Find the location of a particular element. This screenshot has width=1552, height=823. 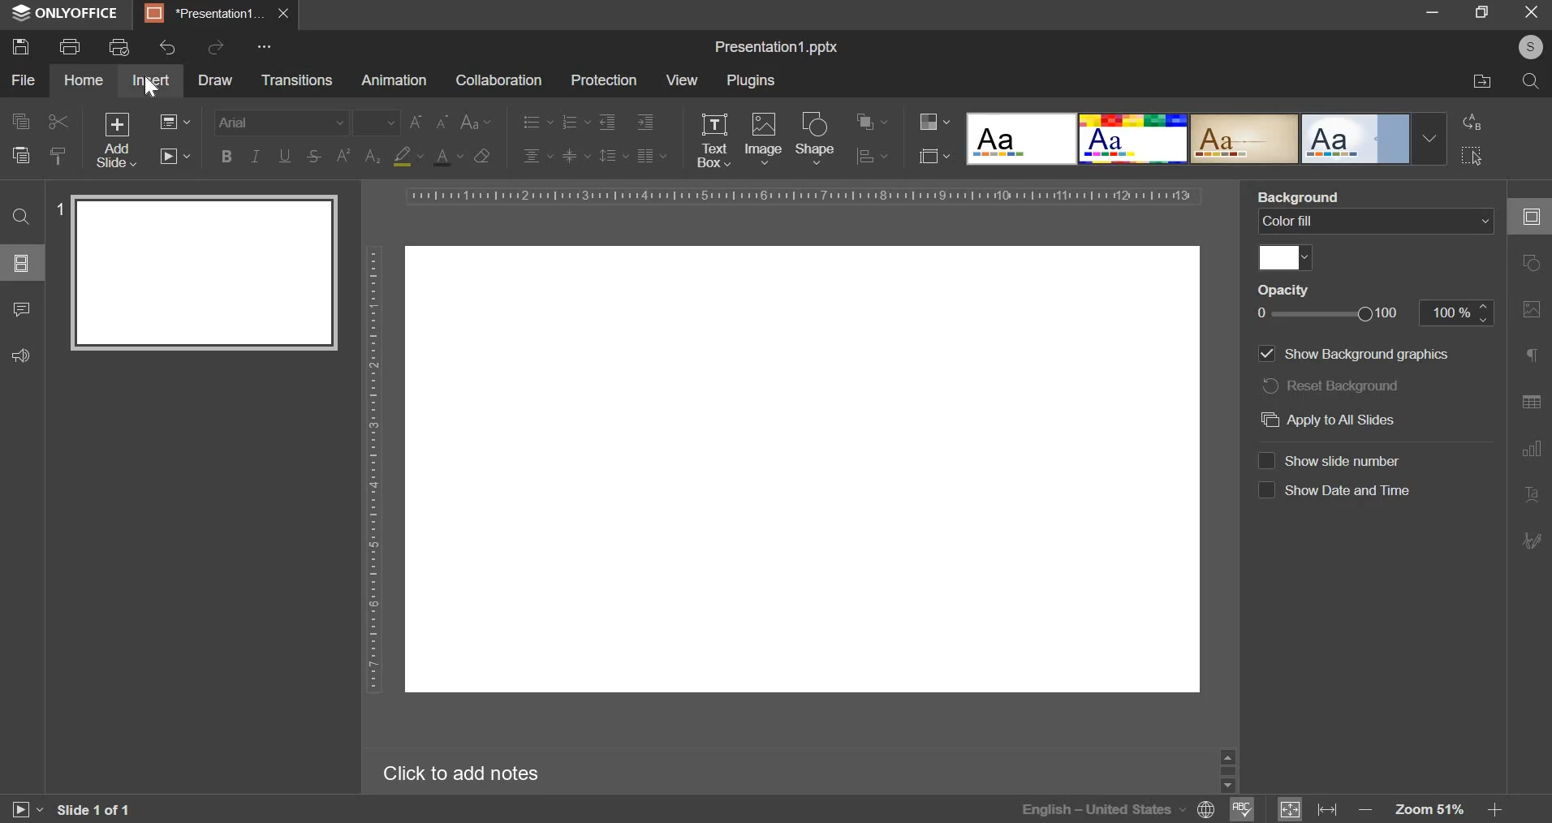

cut is located at coordinates (55, 122).